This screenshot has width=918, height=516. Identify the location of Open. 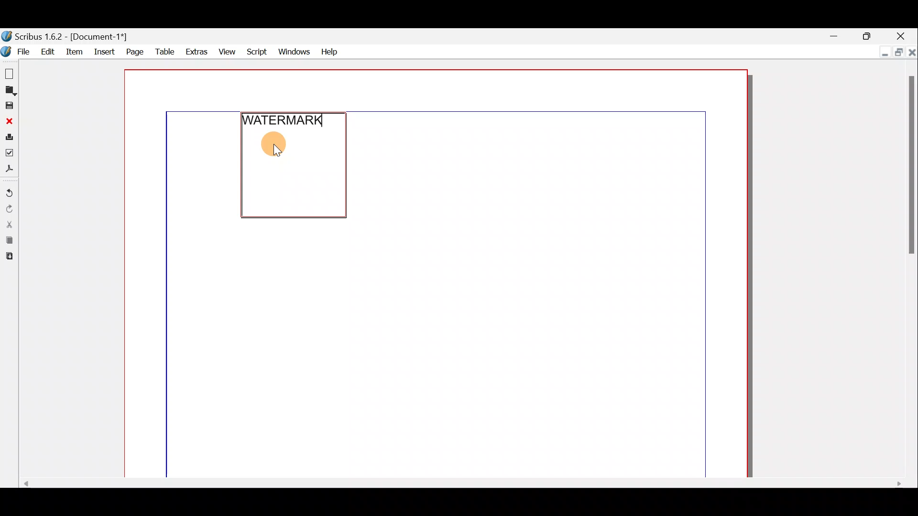
(9, 91).